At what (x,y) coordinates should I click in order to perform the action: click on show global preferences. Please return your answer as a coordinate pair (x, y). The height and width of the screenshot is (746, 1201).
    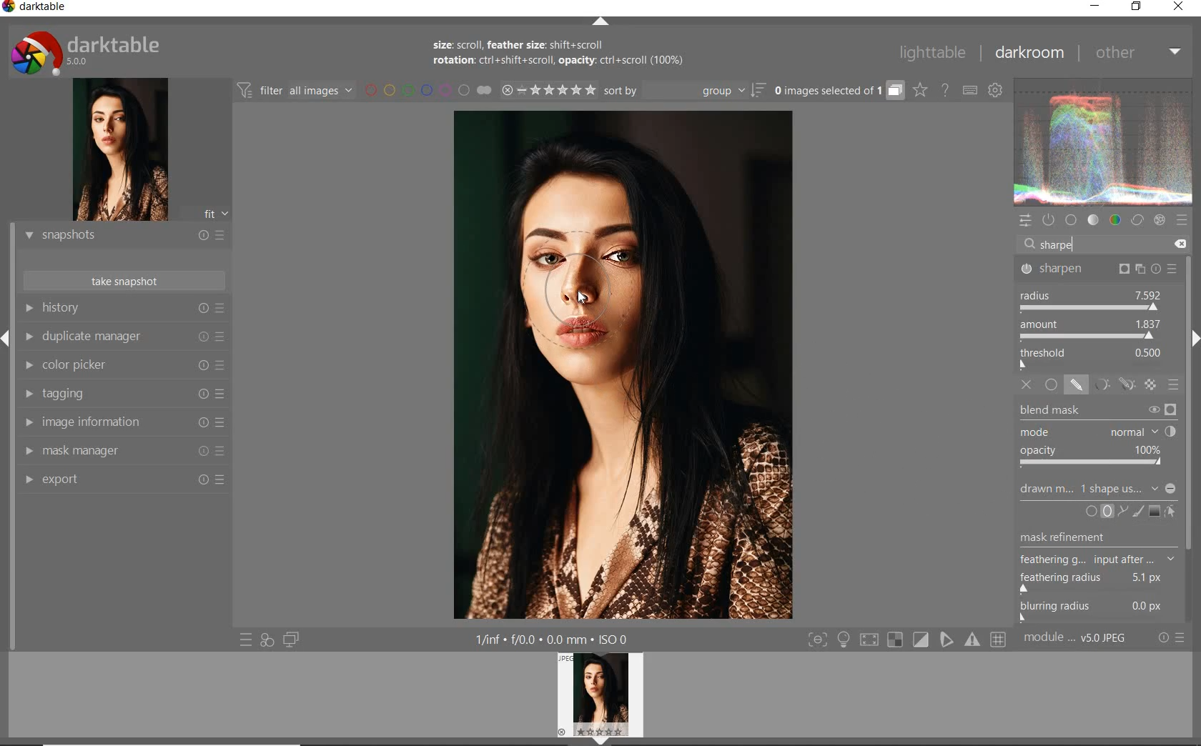
    Looking at the image, I should click on (996, 90).